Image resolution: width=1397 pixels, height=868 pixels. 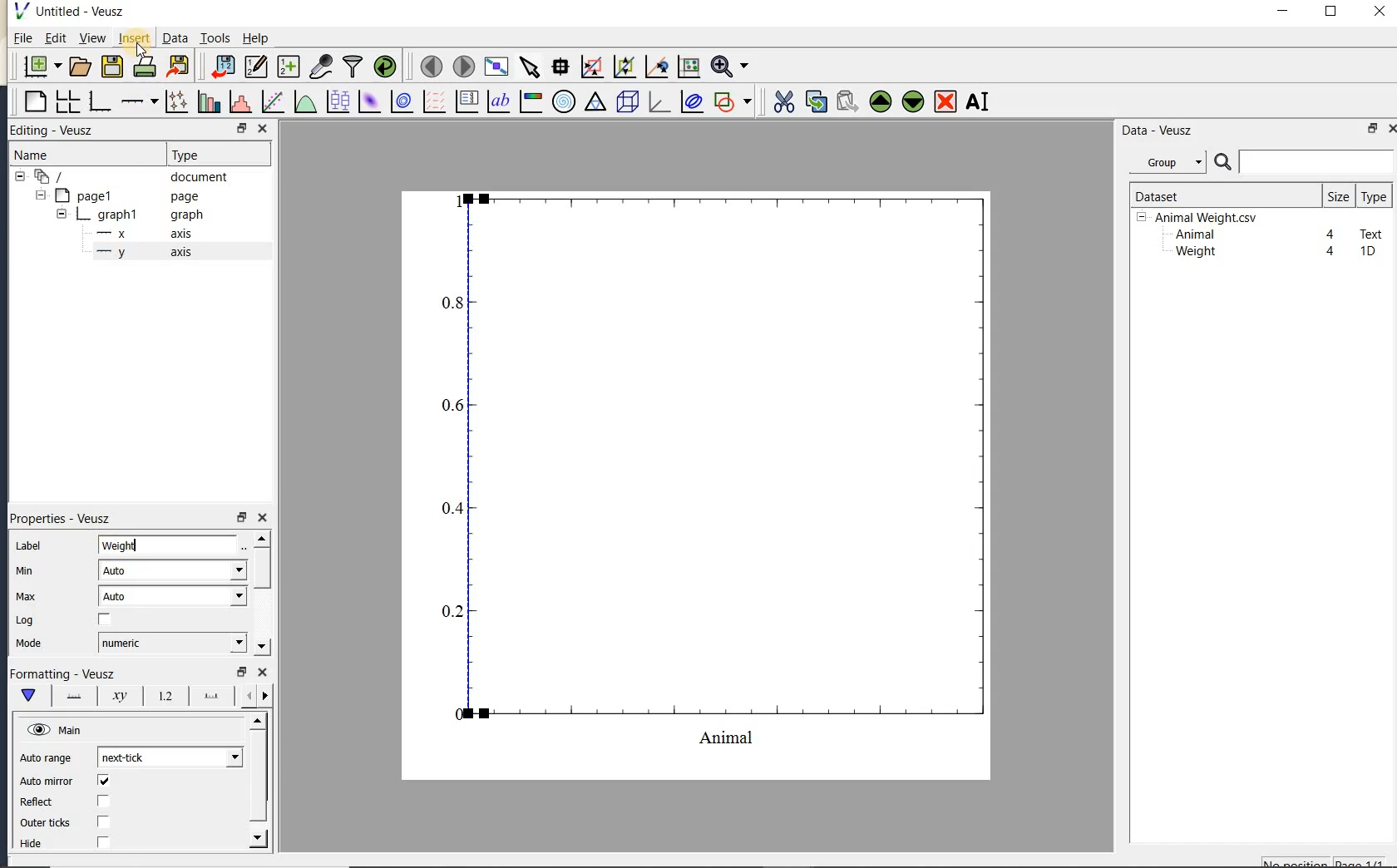 What do you see at coordinates (1374, 128) in the screenshot?
I see `restore` at bounding box center [1374, 128].